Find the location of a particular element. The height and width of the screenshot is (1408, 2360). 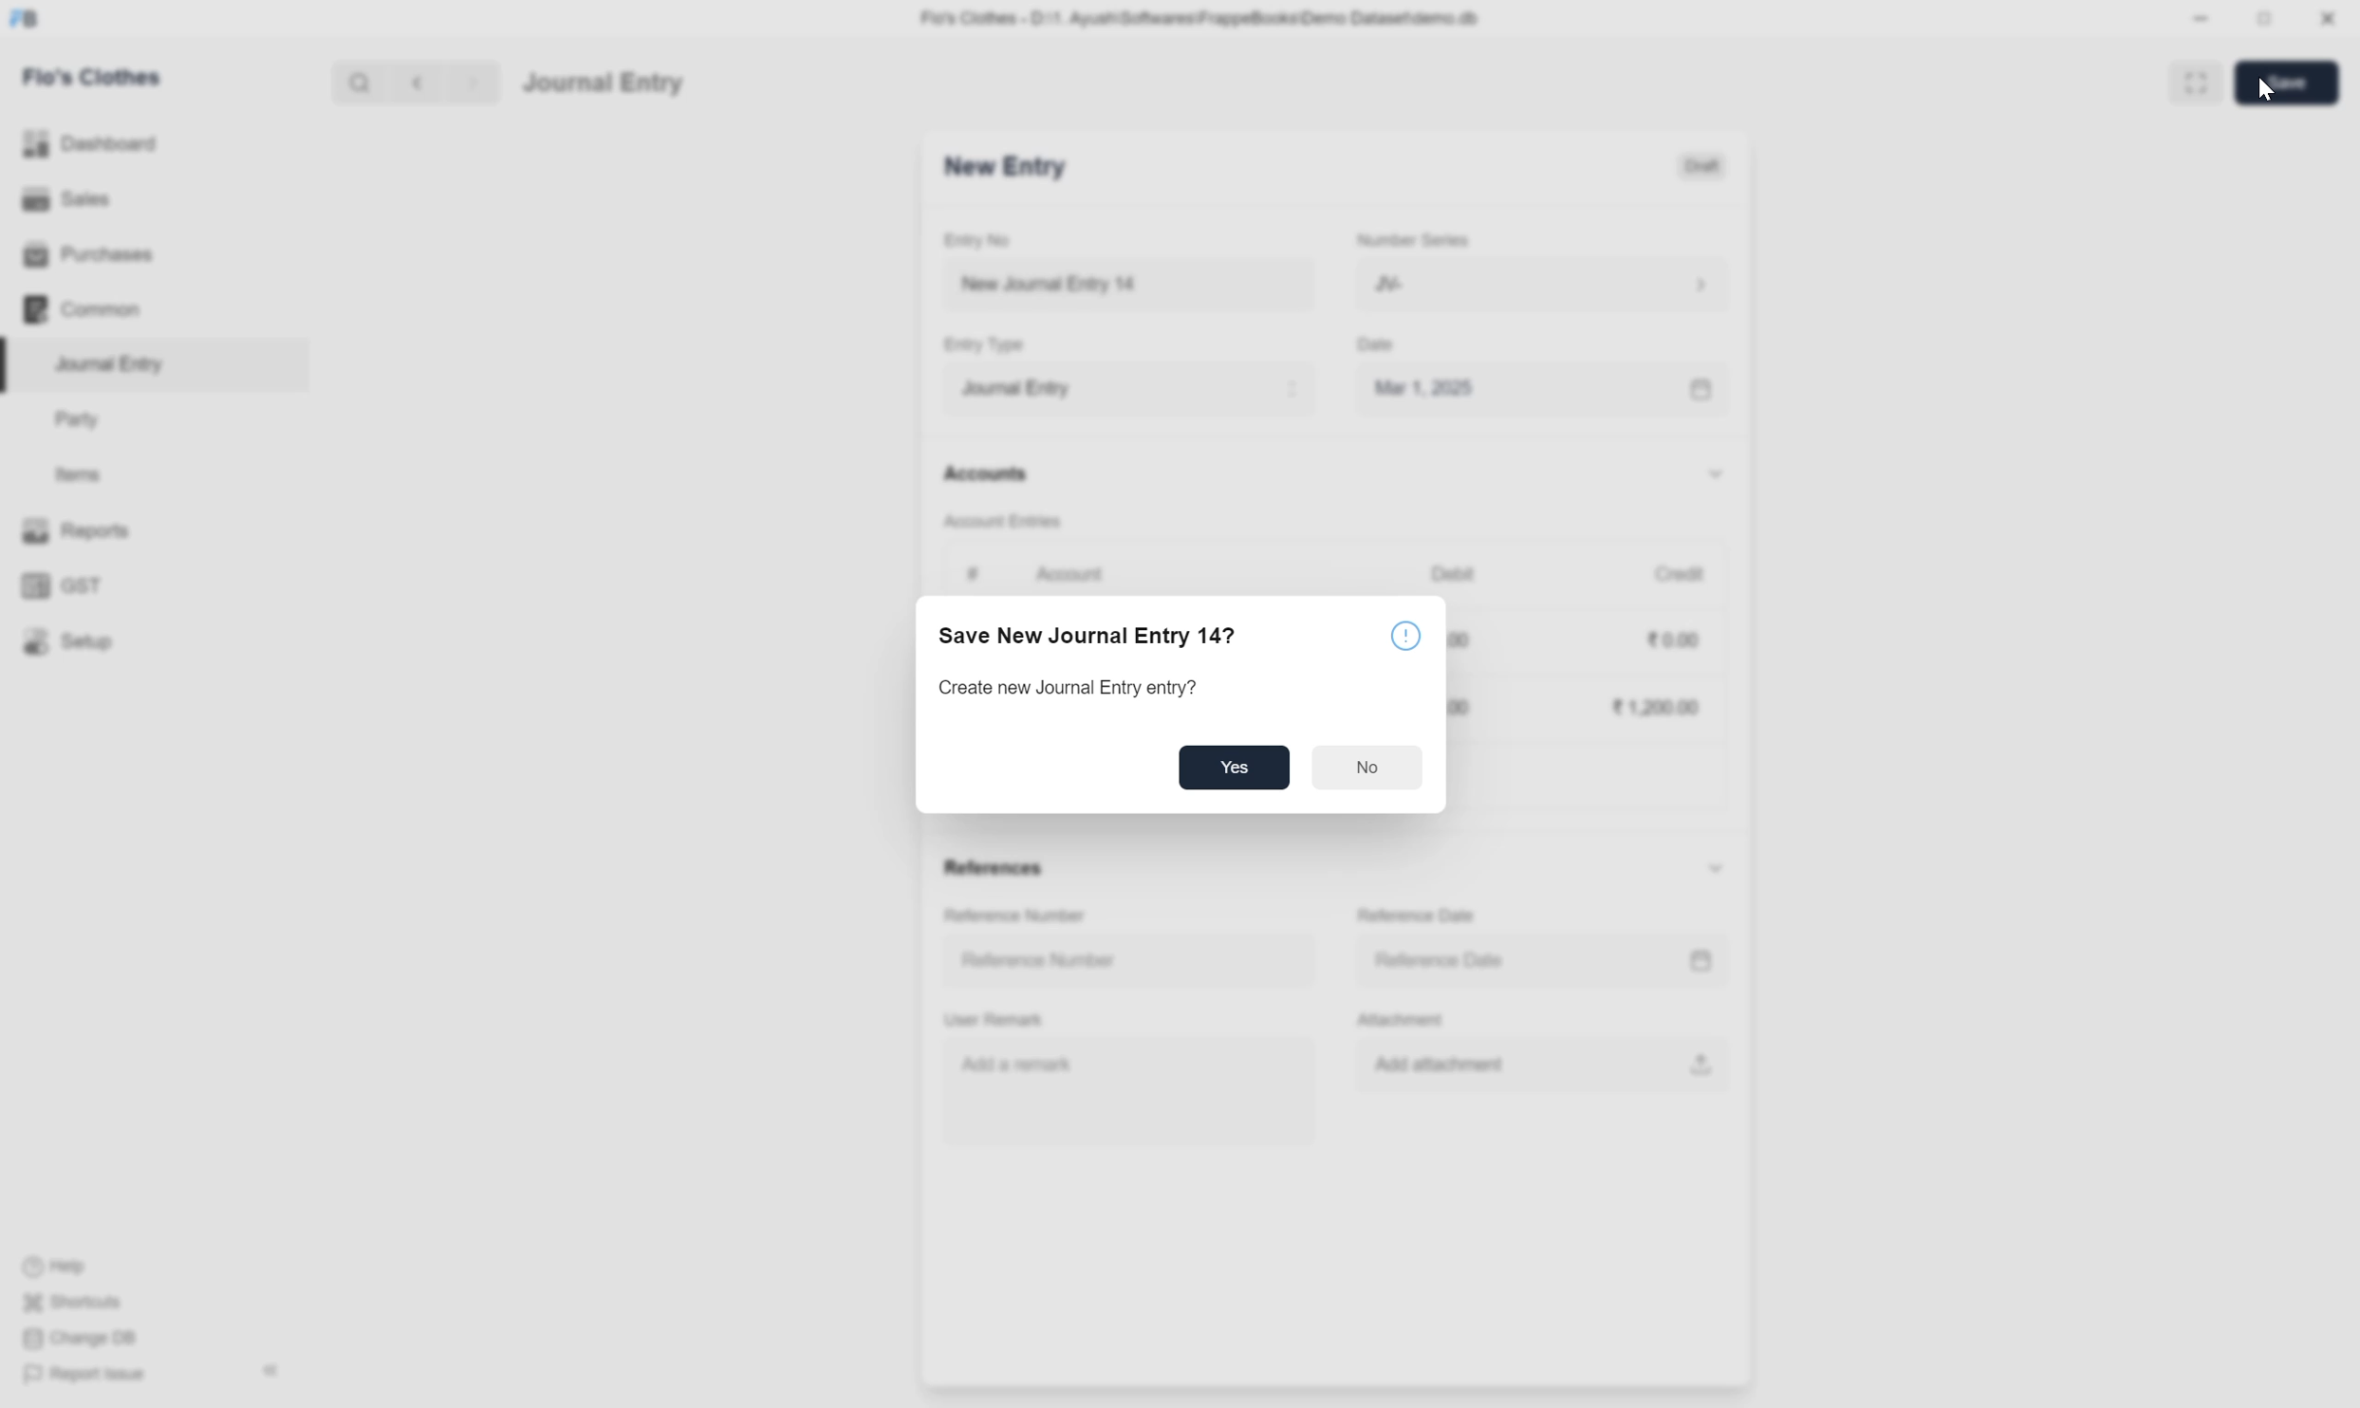

Shortcuts is located at coordinates (80, 1303).